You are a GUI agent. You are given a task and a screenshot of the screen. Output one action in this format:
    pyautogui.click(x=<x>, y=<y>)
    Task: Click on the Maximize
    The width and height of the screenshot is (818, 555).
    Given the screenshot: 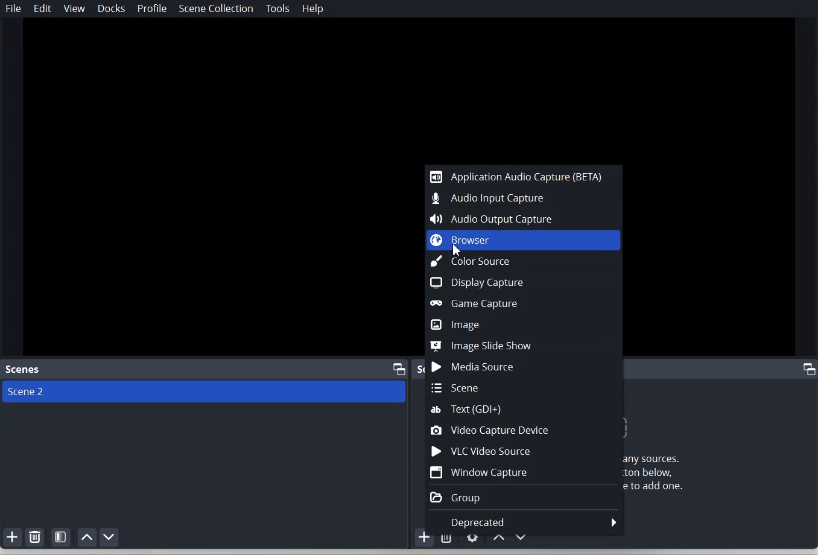 What is the action you would take?
    pyautogui.click(x=810, y=369)
    